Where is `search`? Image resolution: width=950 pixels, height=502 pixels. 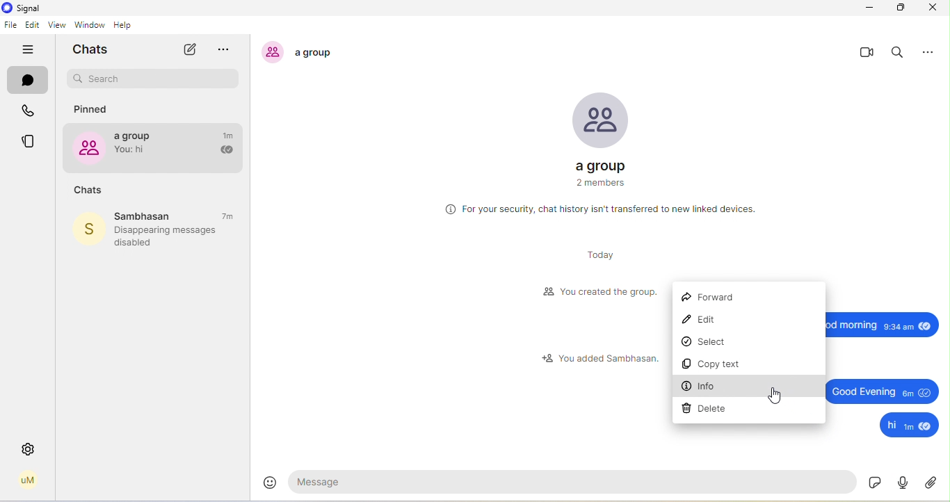 search is located at coordinates (899, 54).